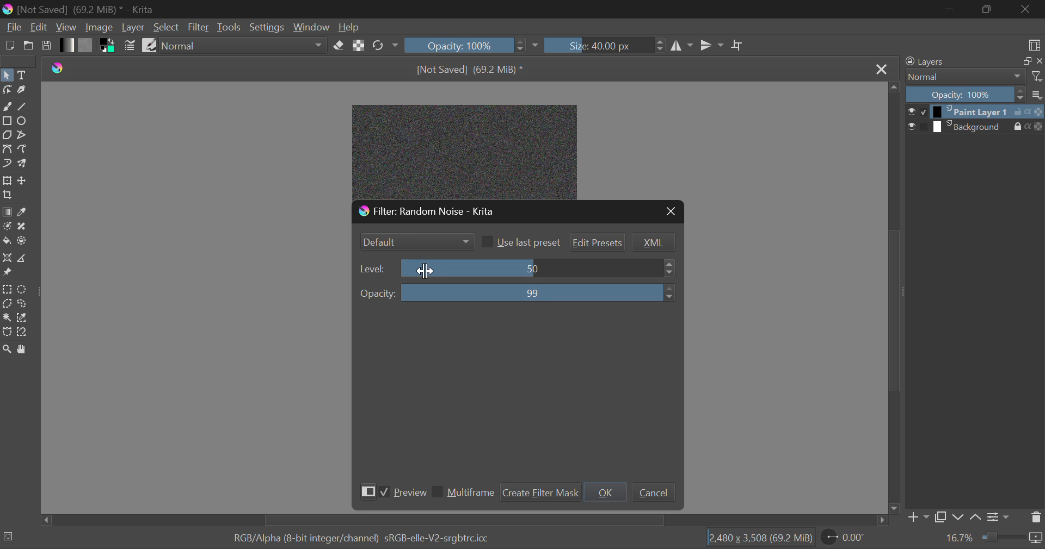  Describe the element at coordinates (1011, 127) in the screenshot. I see `lock` at that location.